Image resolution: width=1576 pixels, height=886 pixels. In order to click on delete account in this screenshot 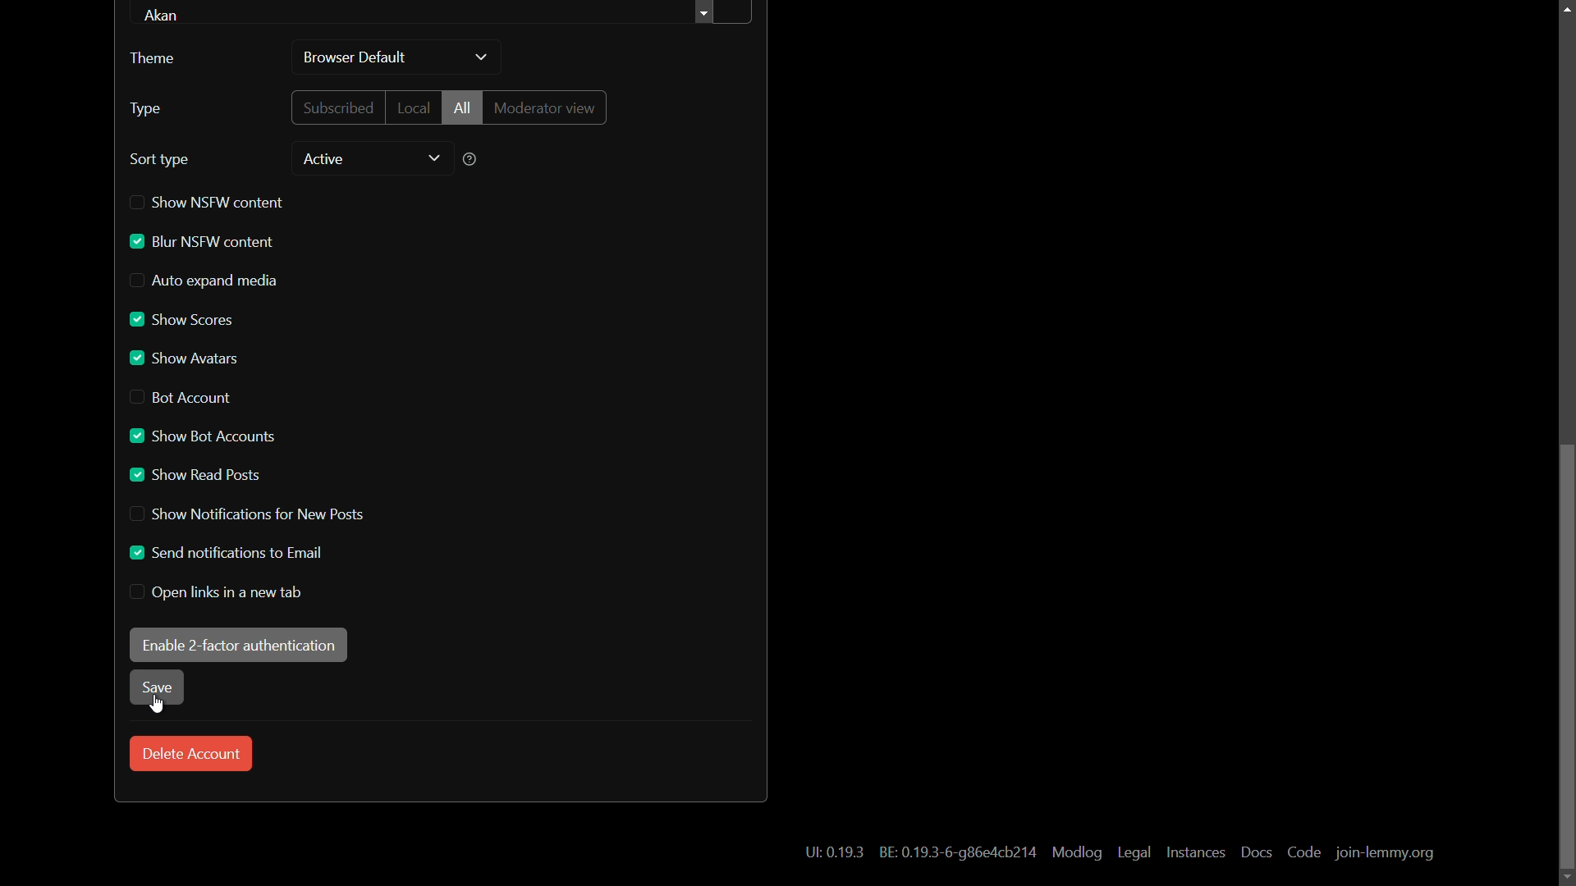, I will do `click(191, 754)`.